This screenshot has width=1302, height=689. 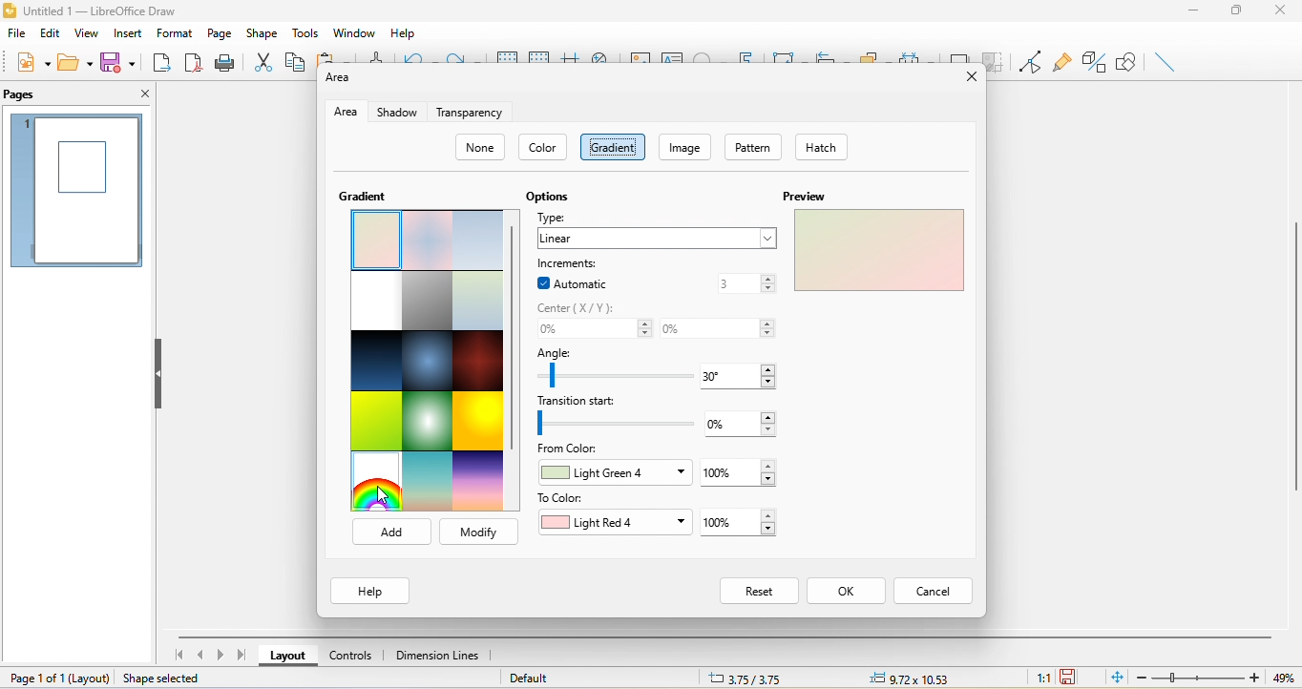 What do you see at coordinates (615, 472) in the screenshot?
I see `light green 4` at bounding box center [615, 472].